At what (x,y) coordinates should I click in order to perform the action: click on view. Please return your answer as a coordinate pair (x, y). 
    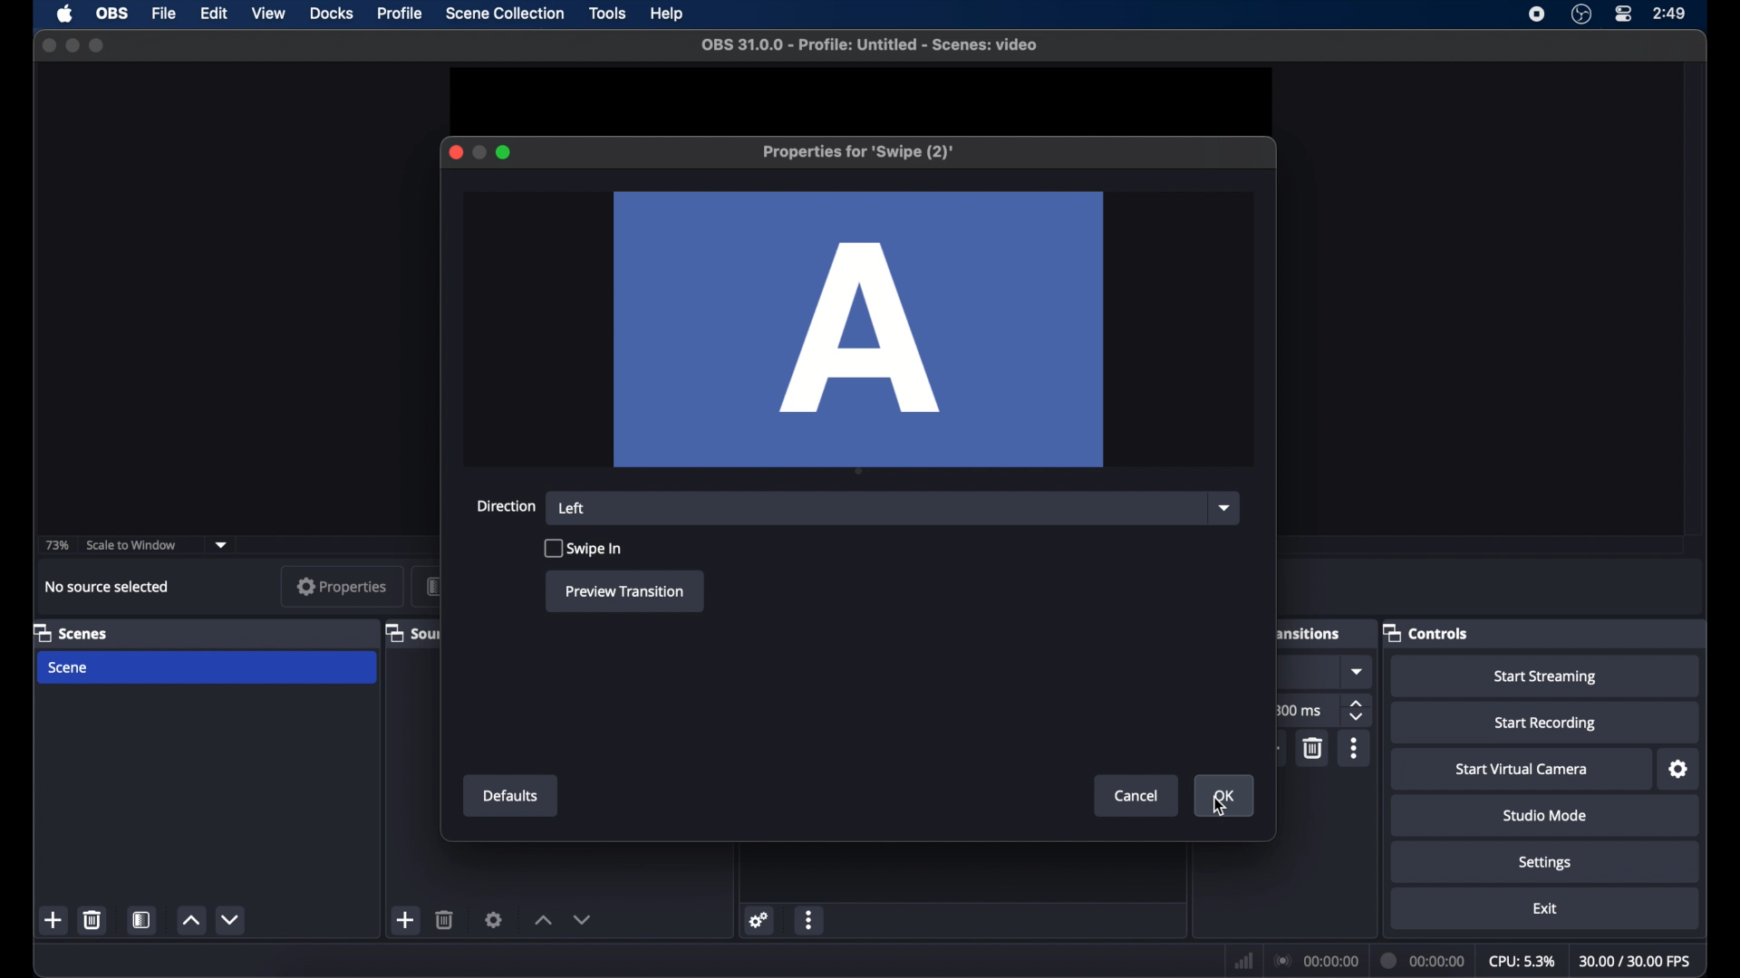
    Looking at the image, I should click on (268, 12).